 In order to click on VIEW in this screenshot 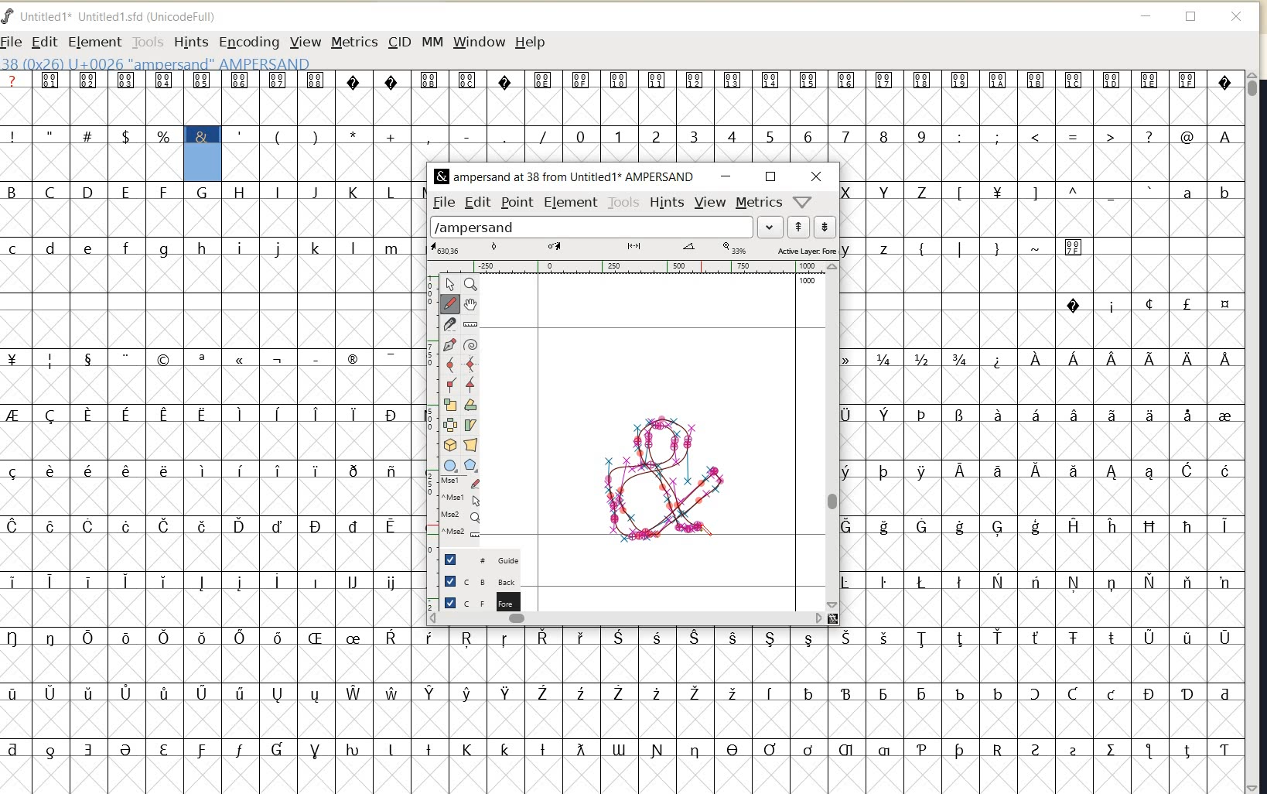, I will do `click(306, 42)`.